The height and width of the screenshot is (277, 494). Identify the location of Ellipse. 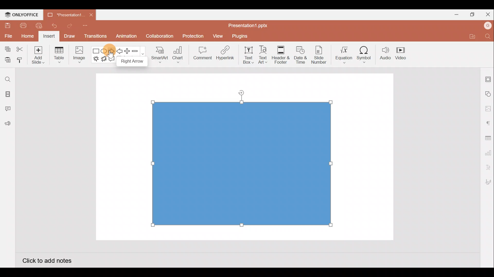
(104, 51).